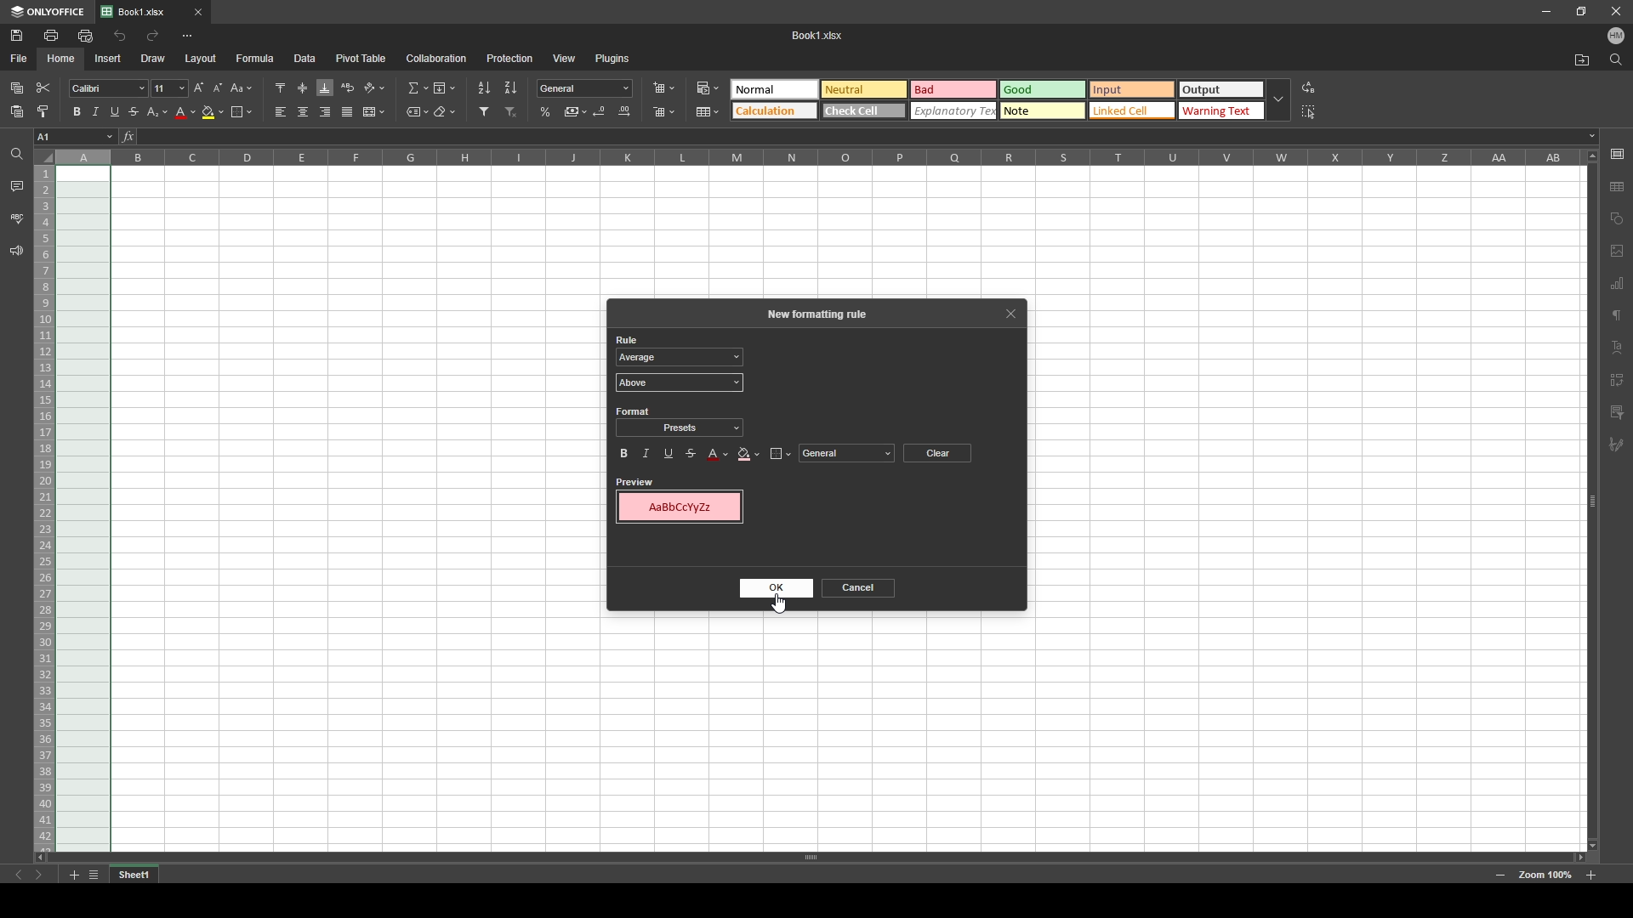 Image resolution: width=1633 pixels, height=918 pixels. What do you see at coordinates (255, 57) in the screenshot?
I see `formula` at bounding box center [255, 57].